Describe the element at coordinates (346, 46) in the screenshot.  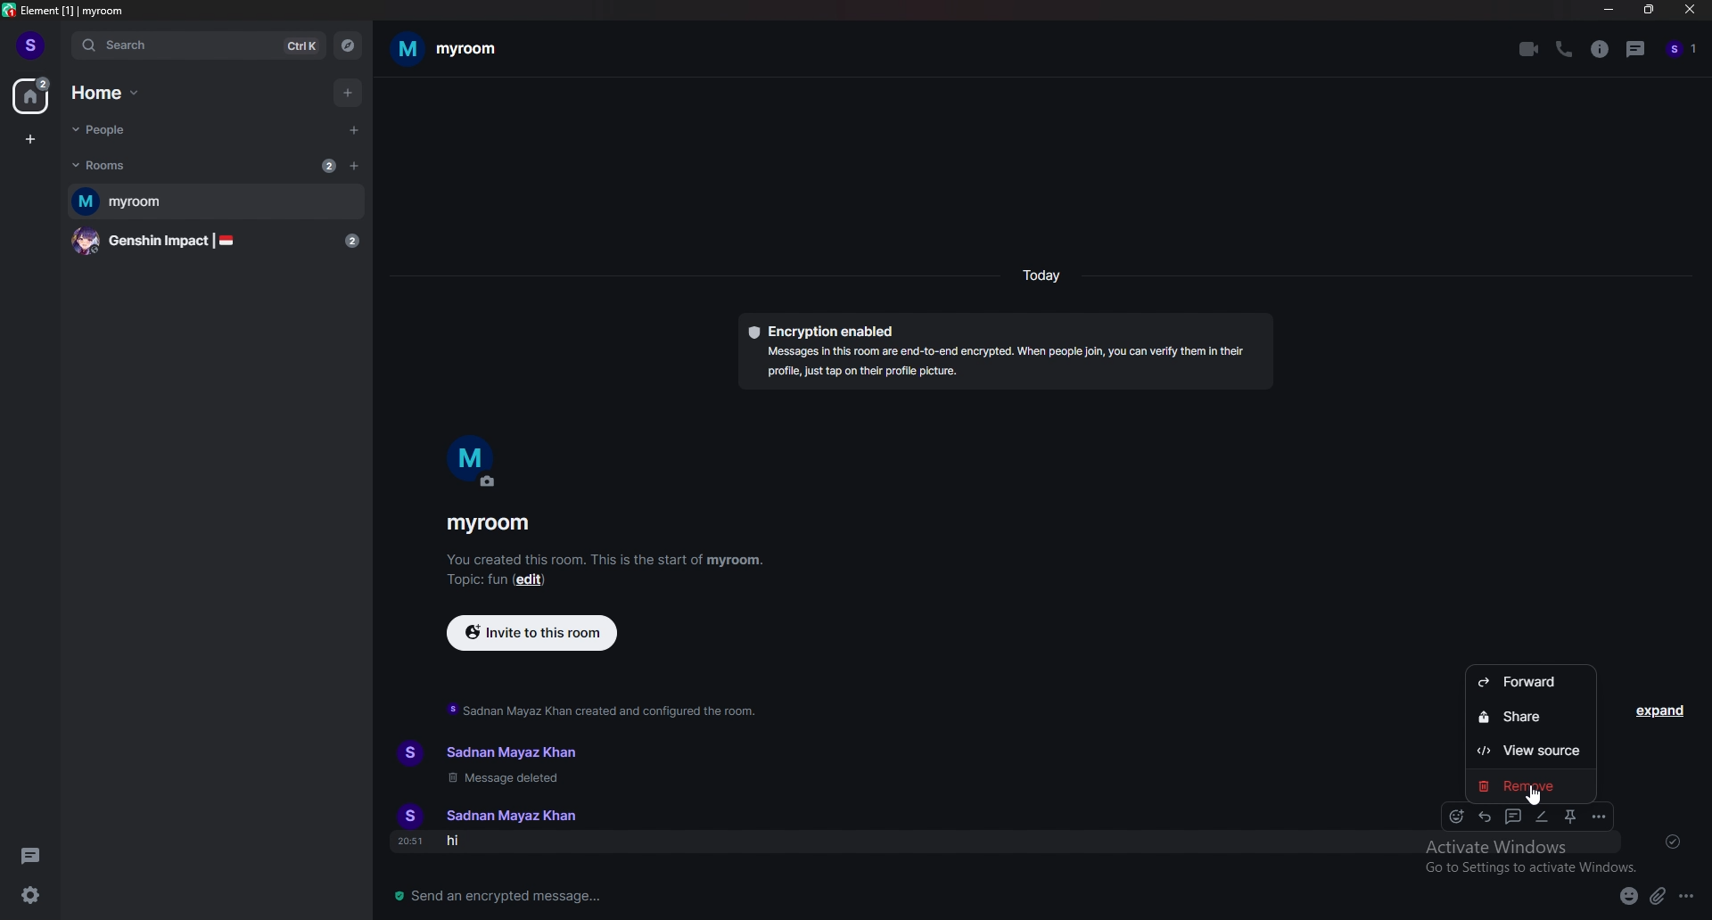
I see `explore rooms` at that location.